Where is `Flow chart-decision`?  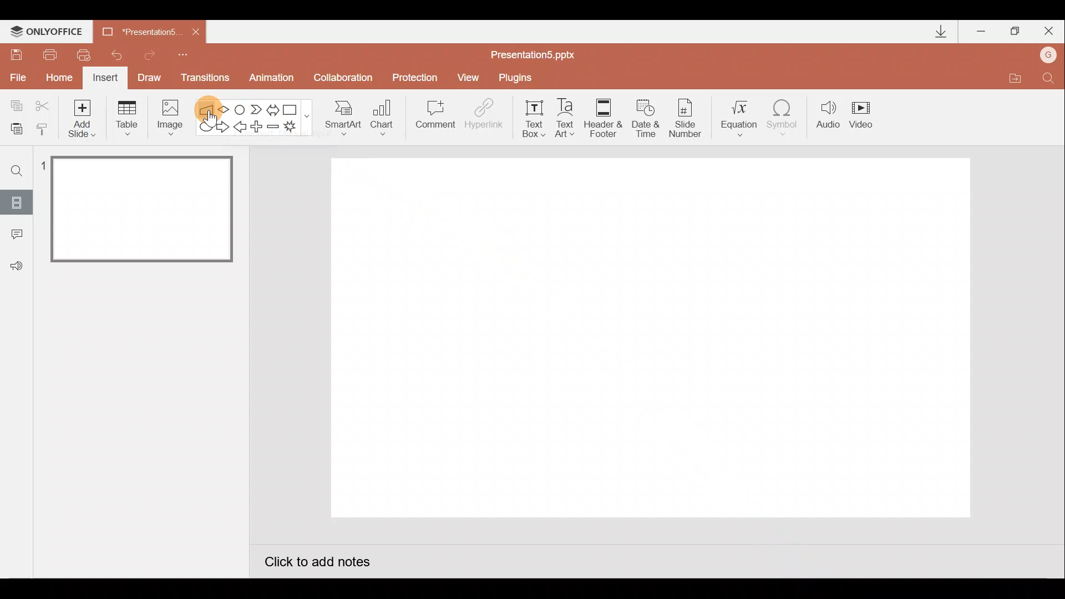 Flow chart-decision is located at coordinates (225, 109).